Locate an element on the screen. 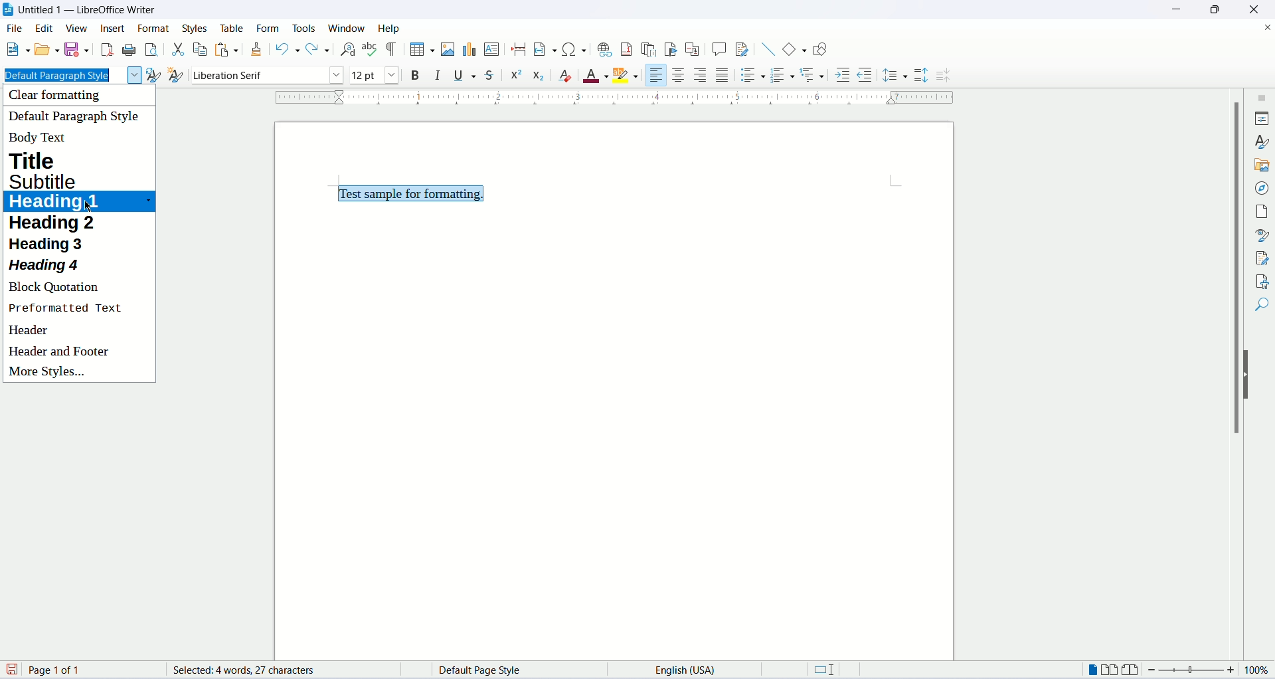 Image resolution: width=1275 pixels, height=679 pixels. find and replace is located at coordinates (345, 49).